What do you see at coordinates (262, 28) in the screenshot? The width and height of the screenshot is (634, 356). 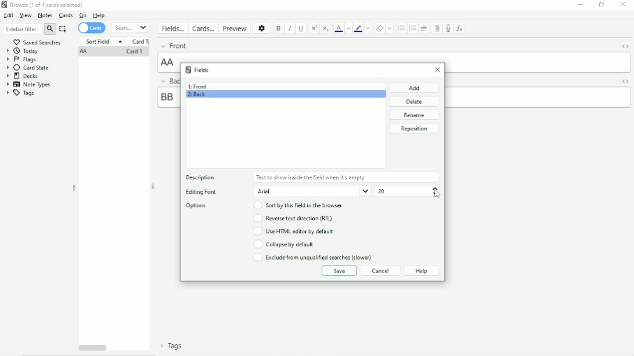 I see `Options` at bounding box center [262, 28].